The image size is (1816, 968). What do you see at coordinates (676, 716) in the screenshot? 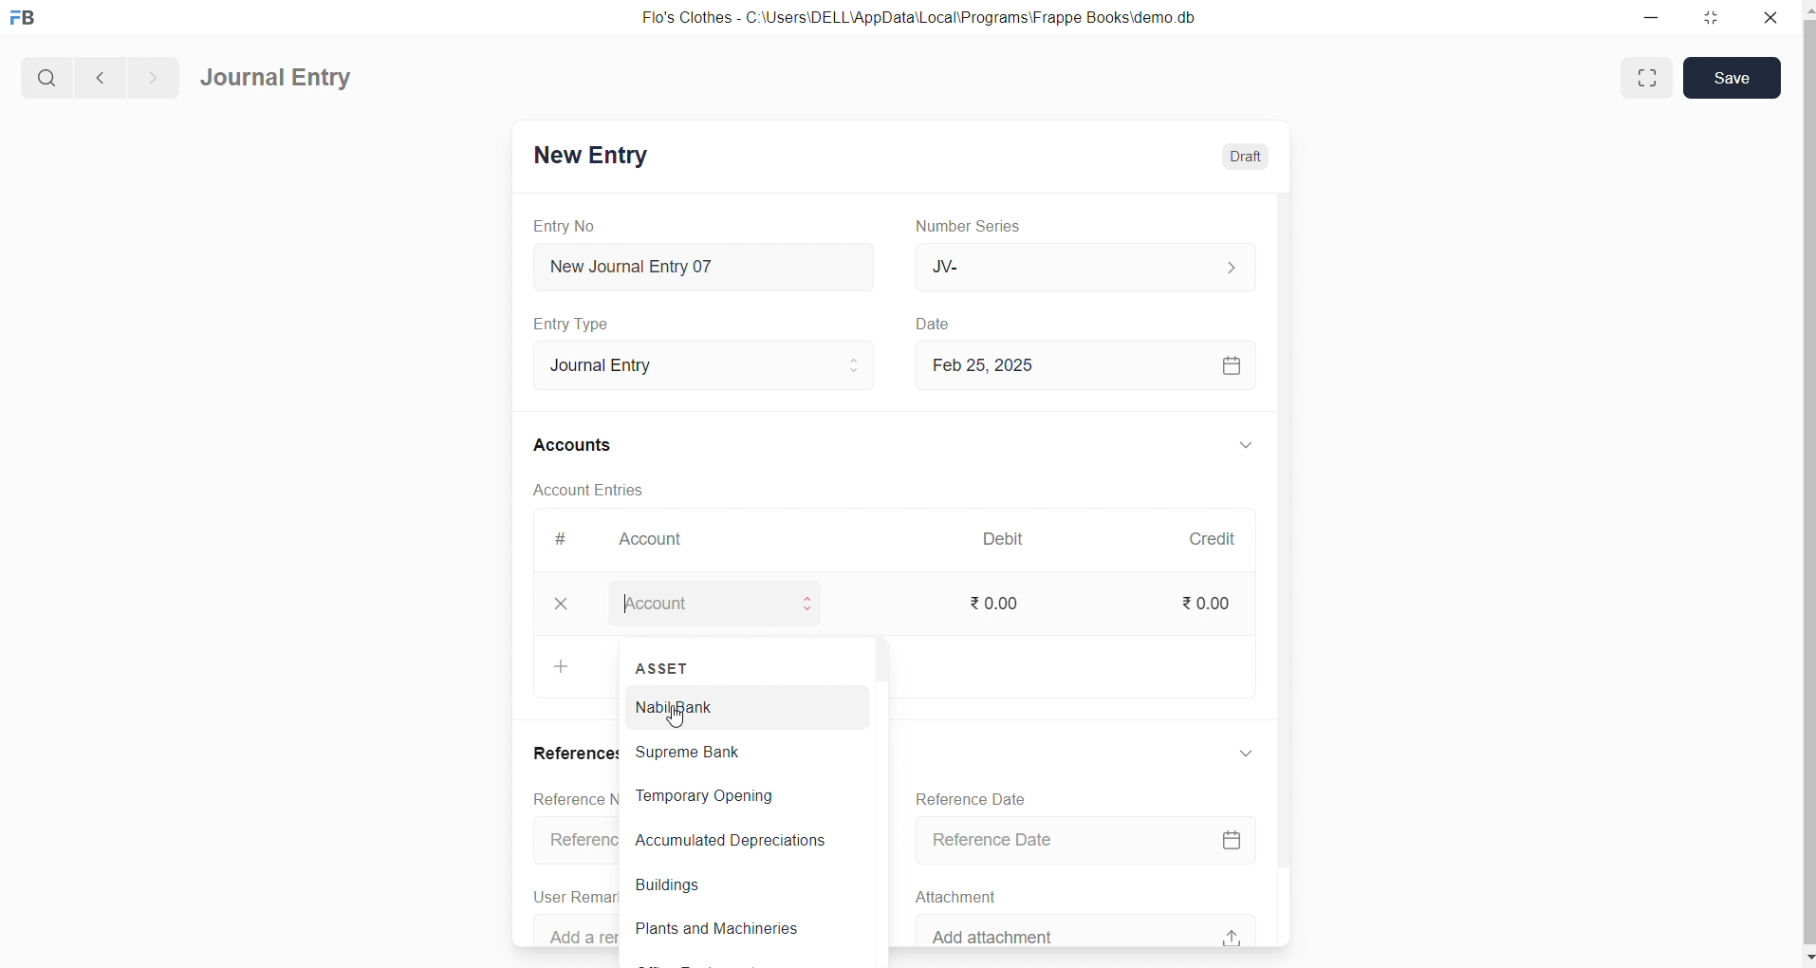
I see `cursor` at bounding box center [676, 716].